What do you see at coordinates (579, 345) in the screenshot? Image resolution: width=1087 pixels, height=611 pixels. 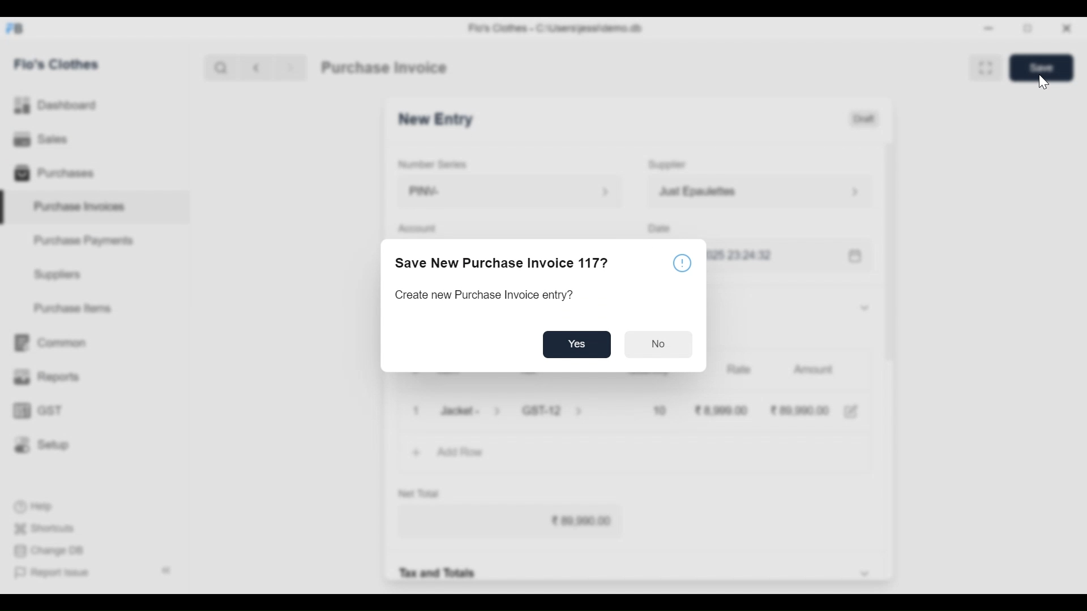 I see `Yes ` at bounding box center [579, 345].